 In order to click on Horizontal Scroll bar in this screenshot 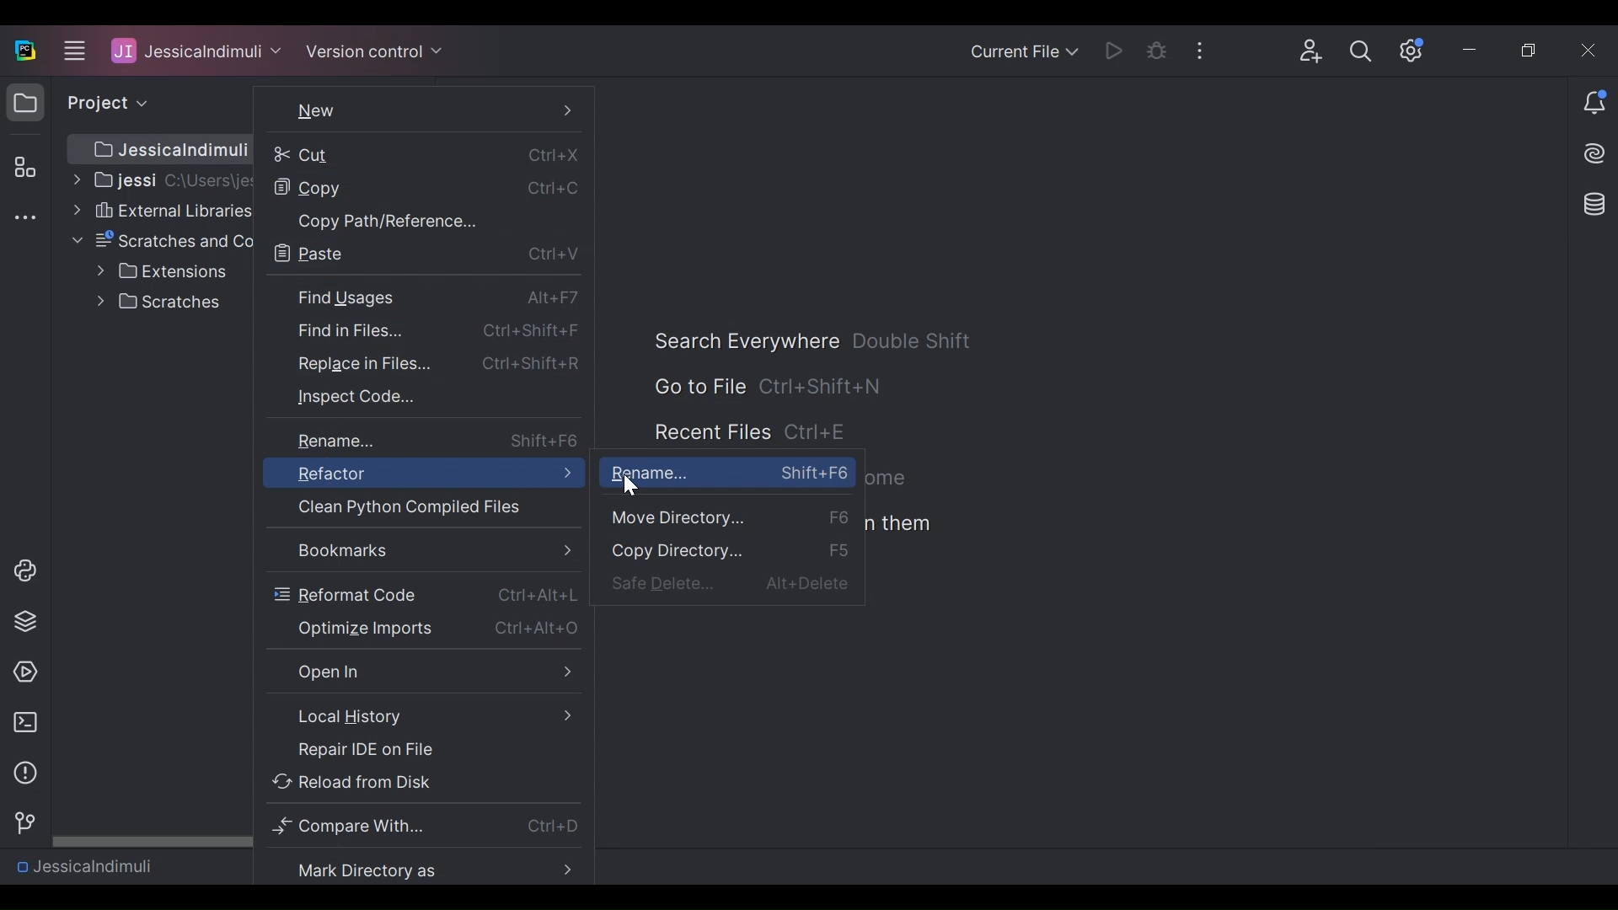, I will do `click(150, 839)`.